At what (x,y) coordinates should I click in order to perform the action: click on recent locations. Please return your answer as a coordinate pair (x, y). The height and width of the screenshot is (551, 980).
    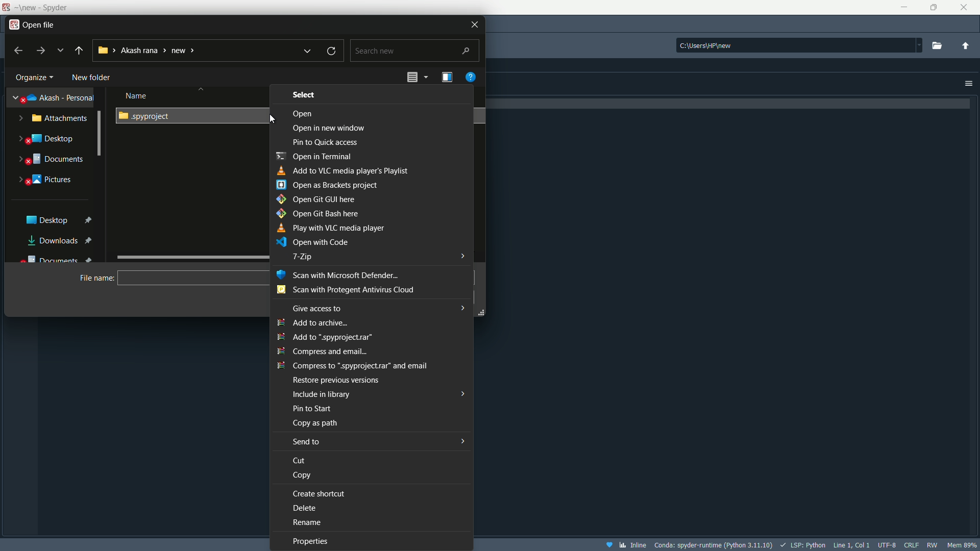
    Looking at the image, I should click on (60, 52).